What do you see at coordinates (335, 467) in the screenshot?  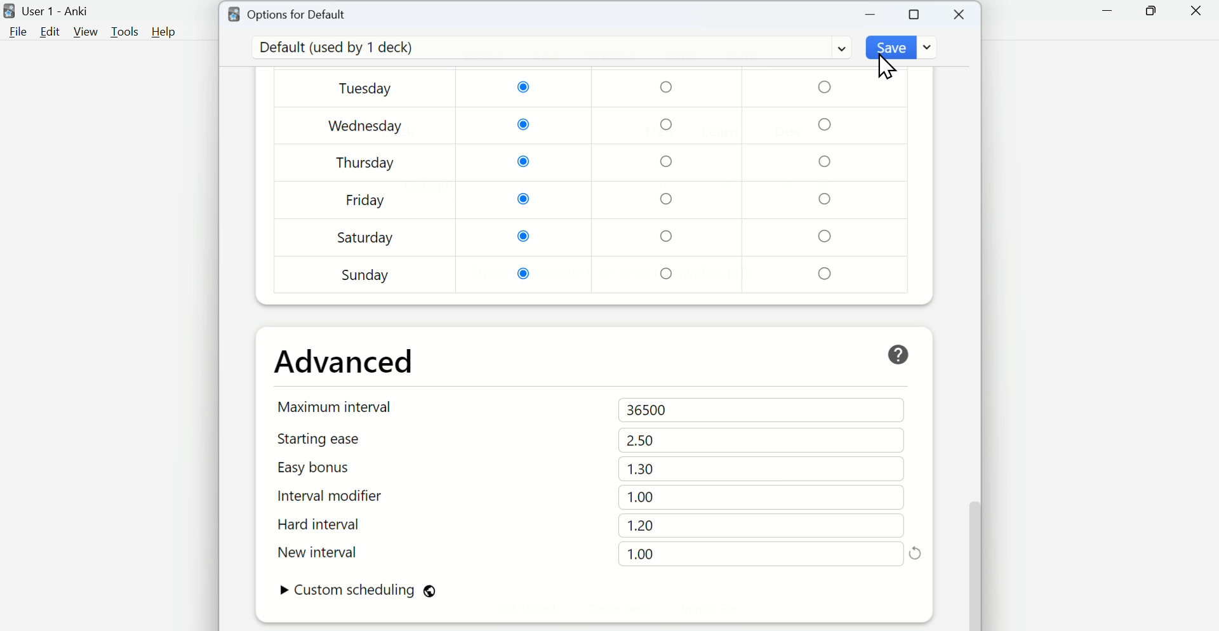 I see `Easy bonus` at bounding box center [335, 467].